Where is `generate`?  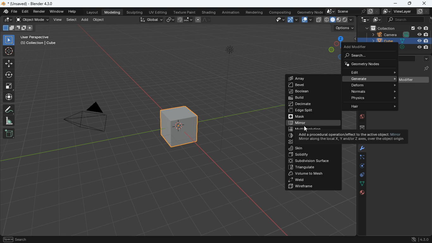
generate is located at coordinates (371, 79).